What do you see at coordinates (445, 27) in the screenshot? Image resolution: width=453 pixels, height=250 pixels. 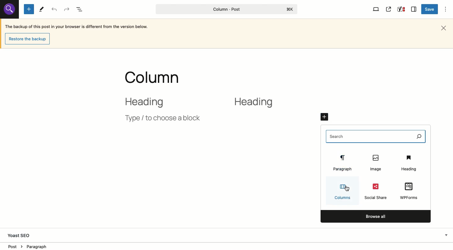 I see `Close` at bounding box center [445, 27].